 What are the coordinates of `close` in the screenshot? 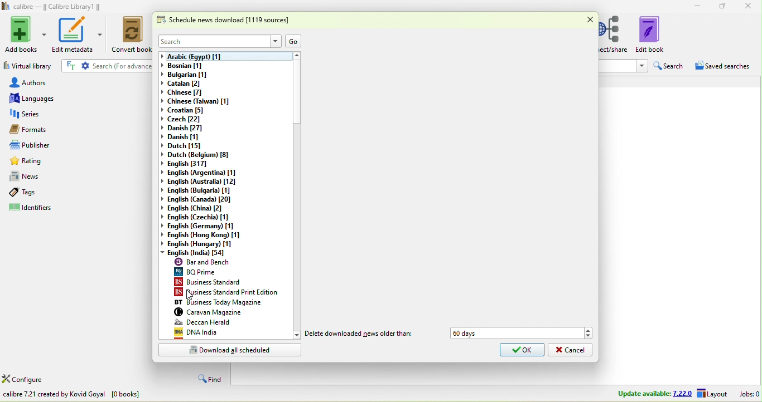 It's located at (590, 20).